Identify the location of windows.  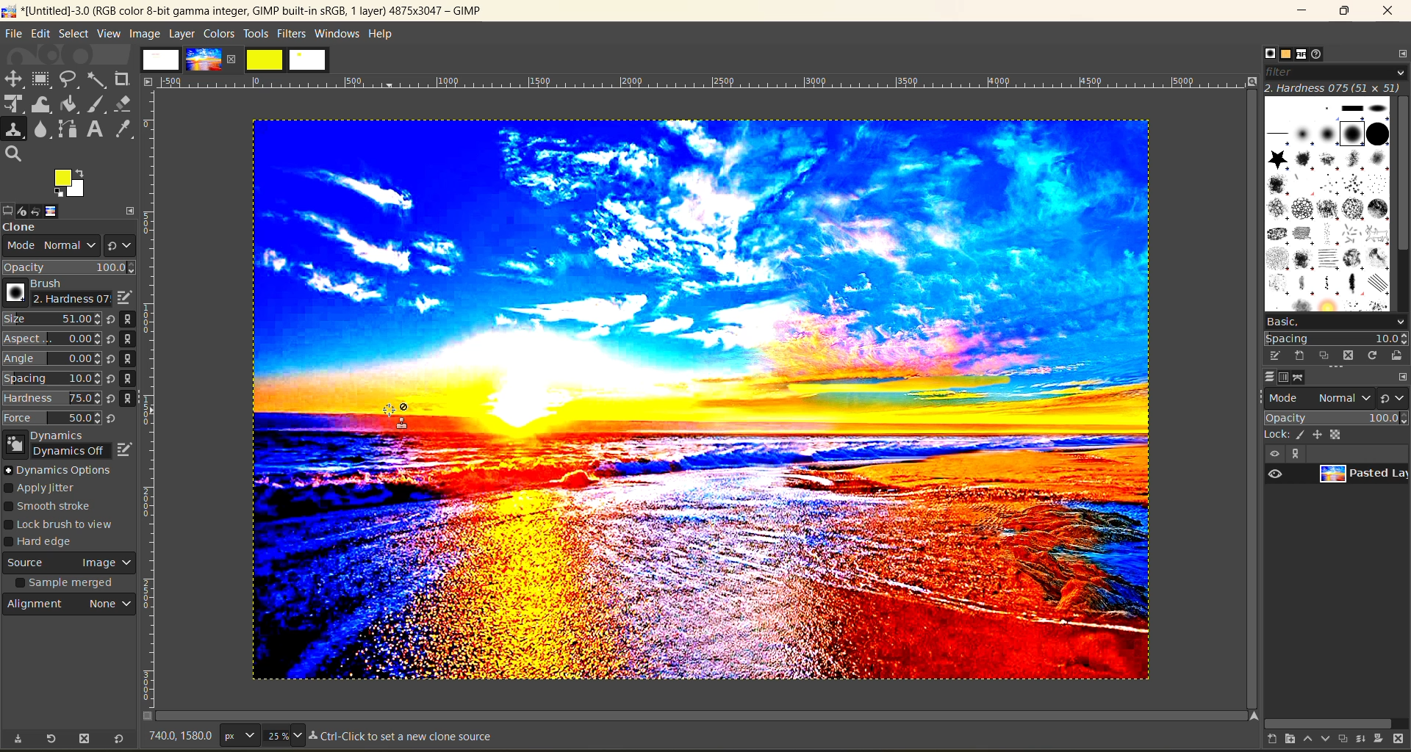
(338, 34).